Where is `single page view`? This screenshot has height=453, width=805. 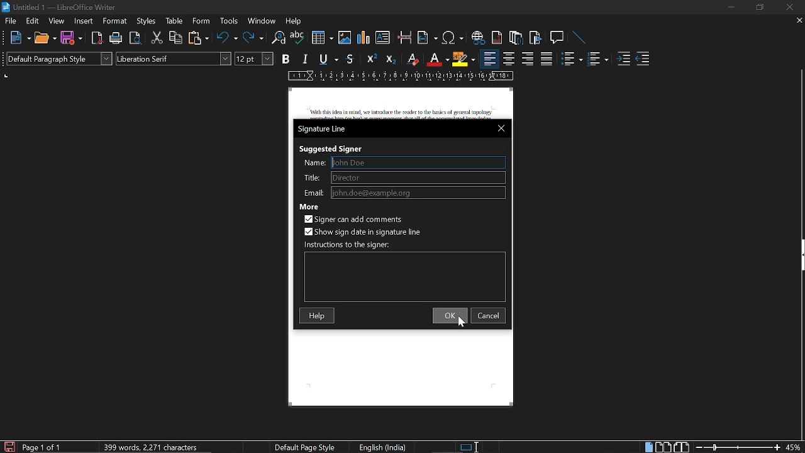 single page view is located at coordinates (648, 447).